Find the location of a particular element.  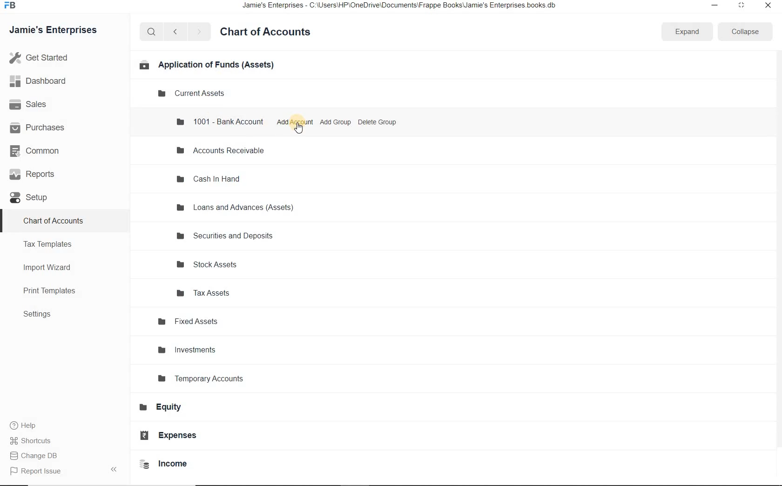

close is located at coordinates (769, 6).